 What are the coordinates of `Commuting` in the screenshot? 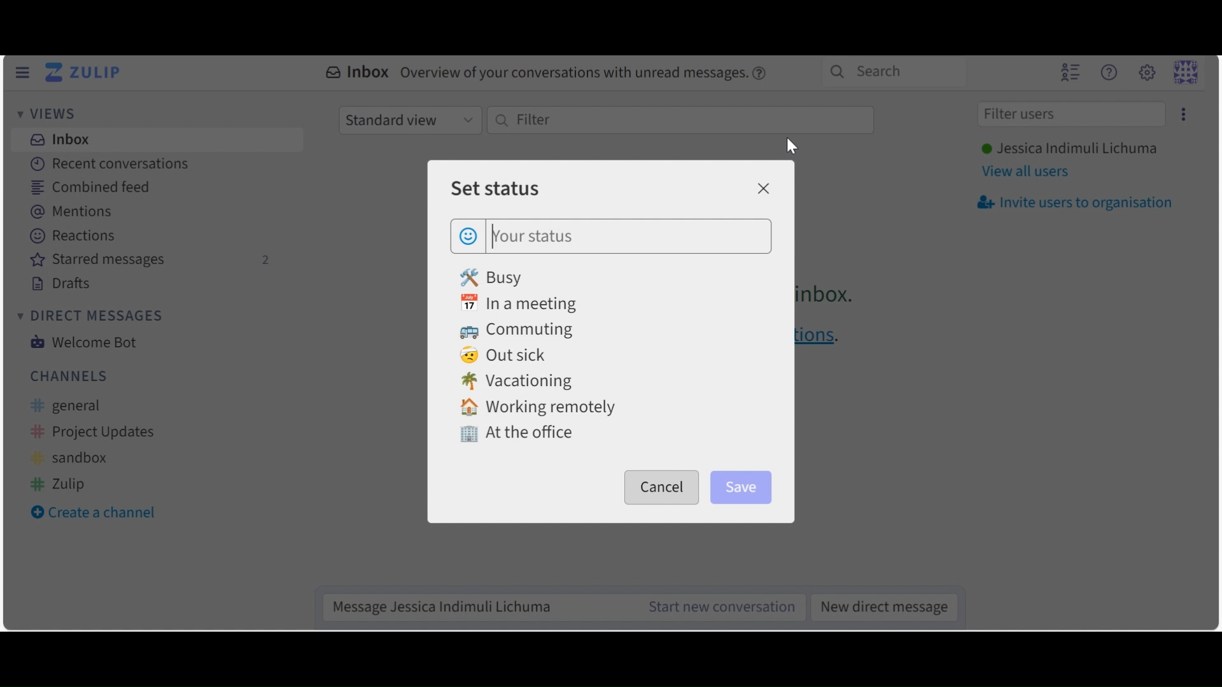 It's located at (522, 331).